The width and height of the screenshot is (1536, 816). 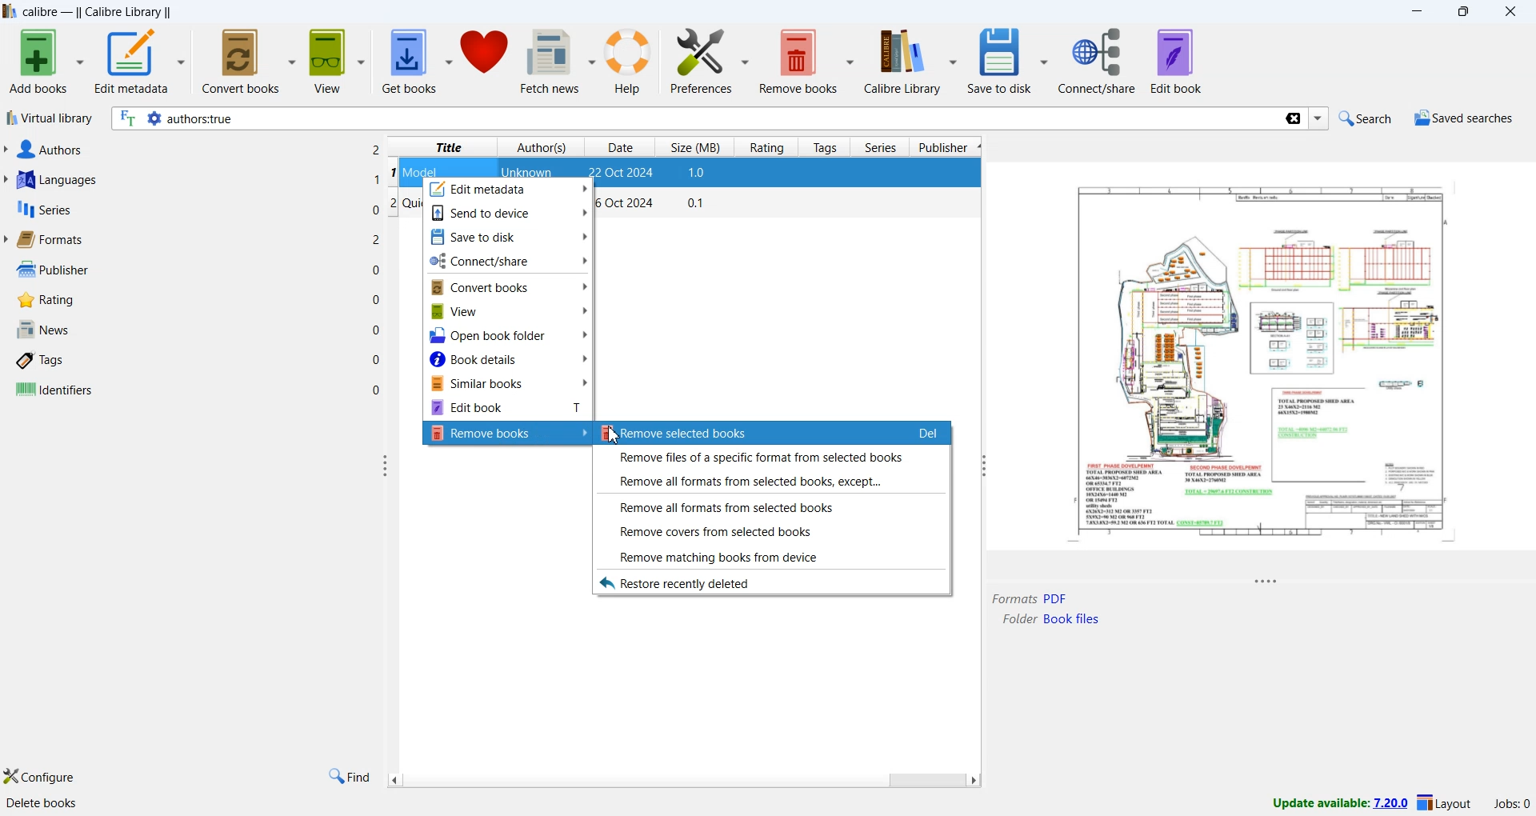 What do you see at coordinates (348, 777) in the screenshot?
I see `find` at bounding box center [348, 777].